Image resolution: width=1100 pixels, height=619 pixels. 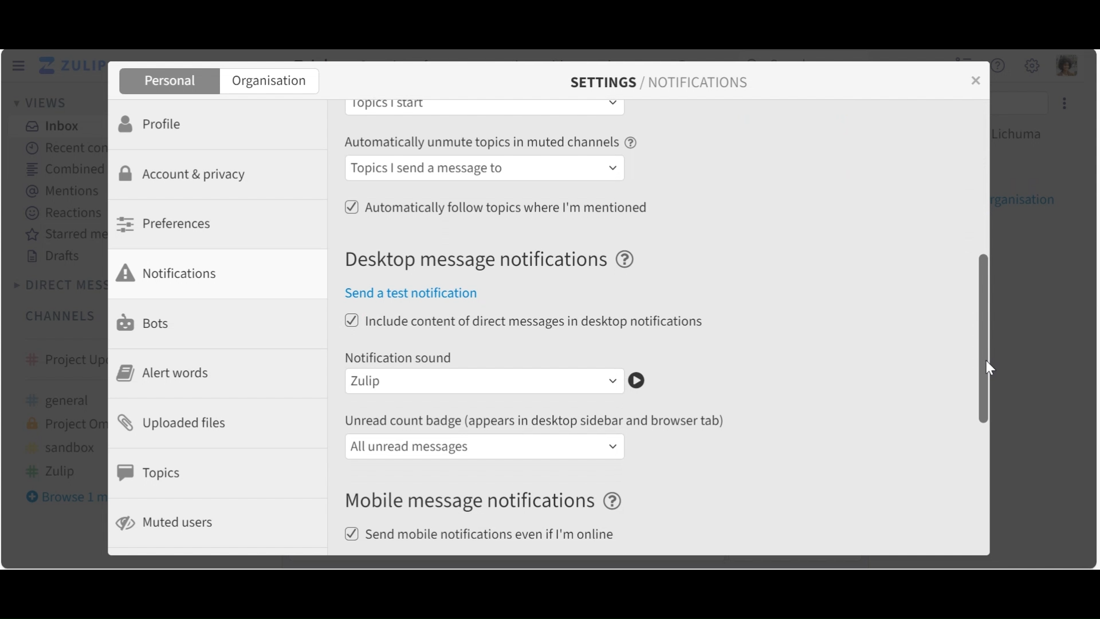 What do you see at coordinates (167, 373) in the screenshot?
I see `Alert Words` at bounding box center [167, 373].